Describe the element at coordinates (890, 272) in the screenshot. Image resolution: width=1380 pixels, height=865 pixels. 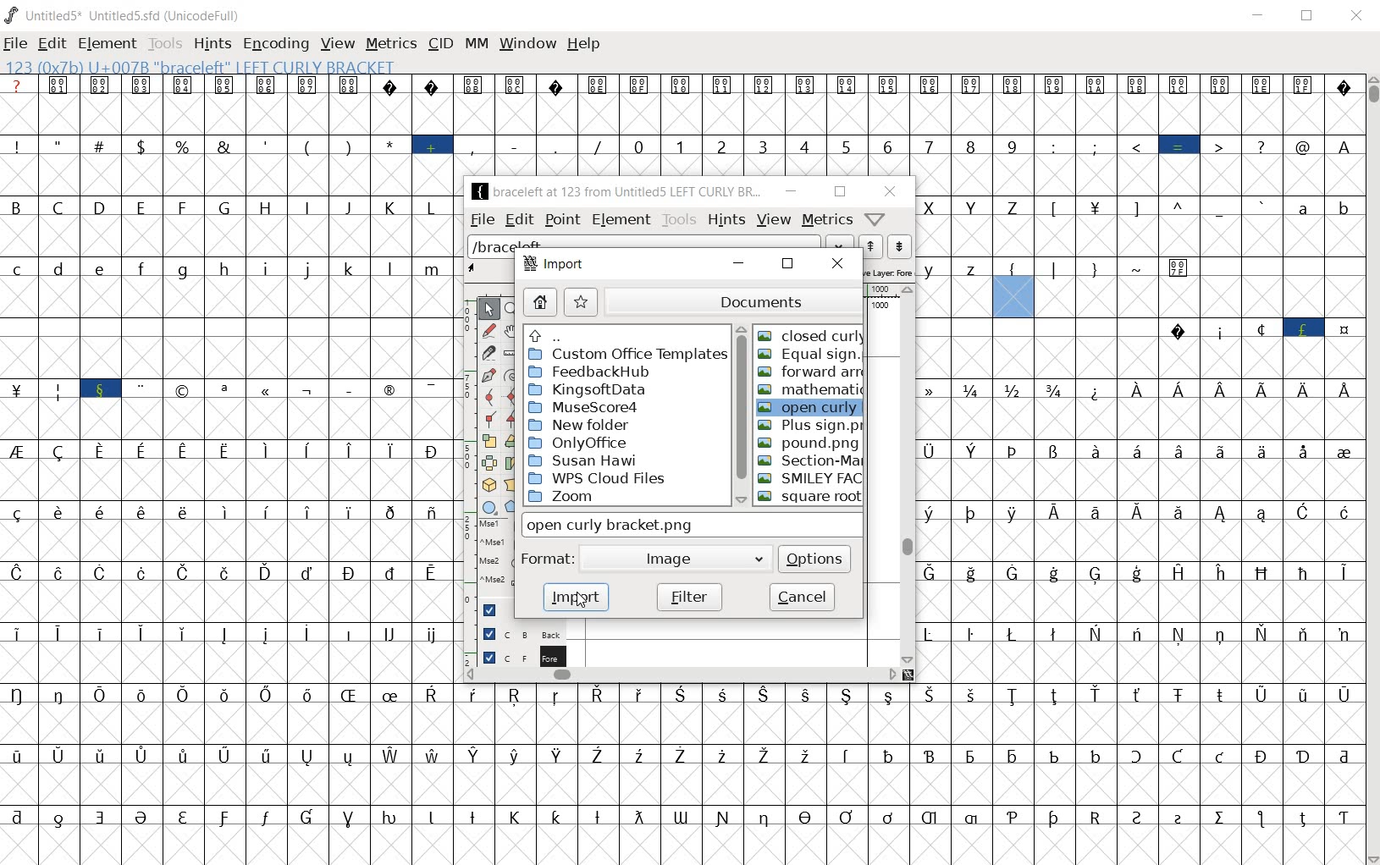
I see `active layer: fore` at that location.